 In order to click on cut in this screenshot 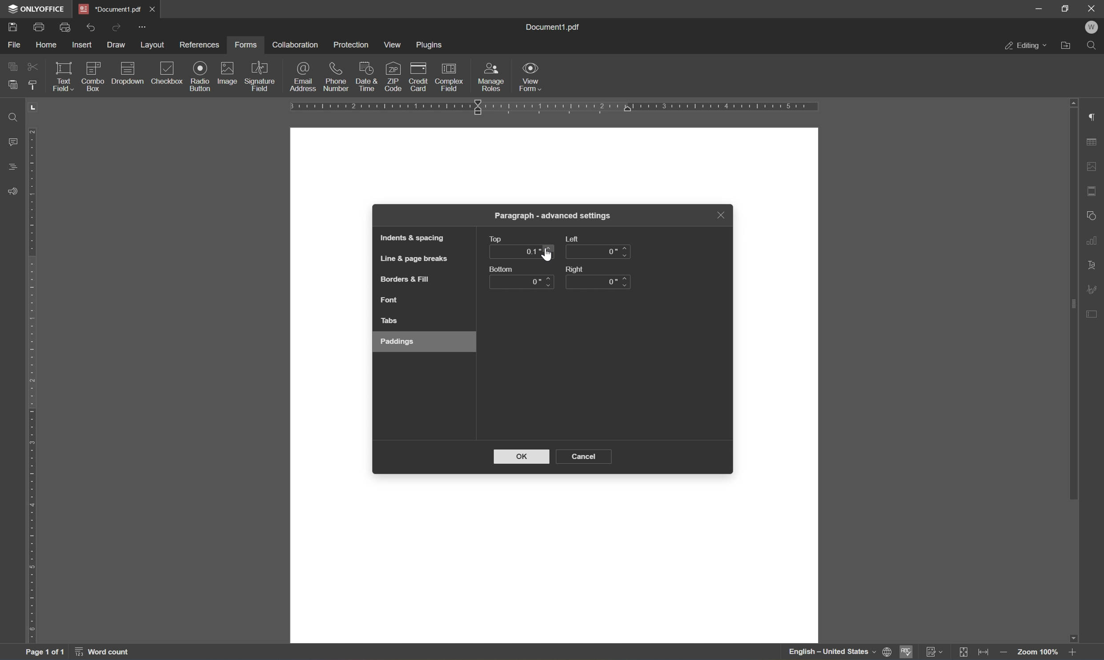, I will do `click(32, 66)`.